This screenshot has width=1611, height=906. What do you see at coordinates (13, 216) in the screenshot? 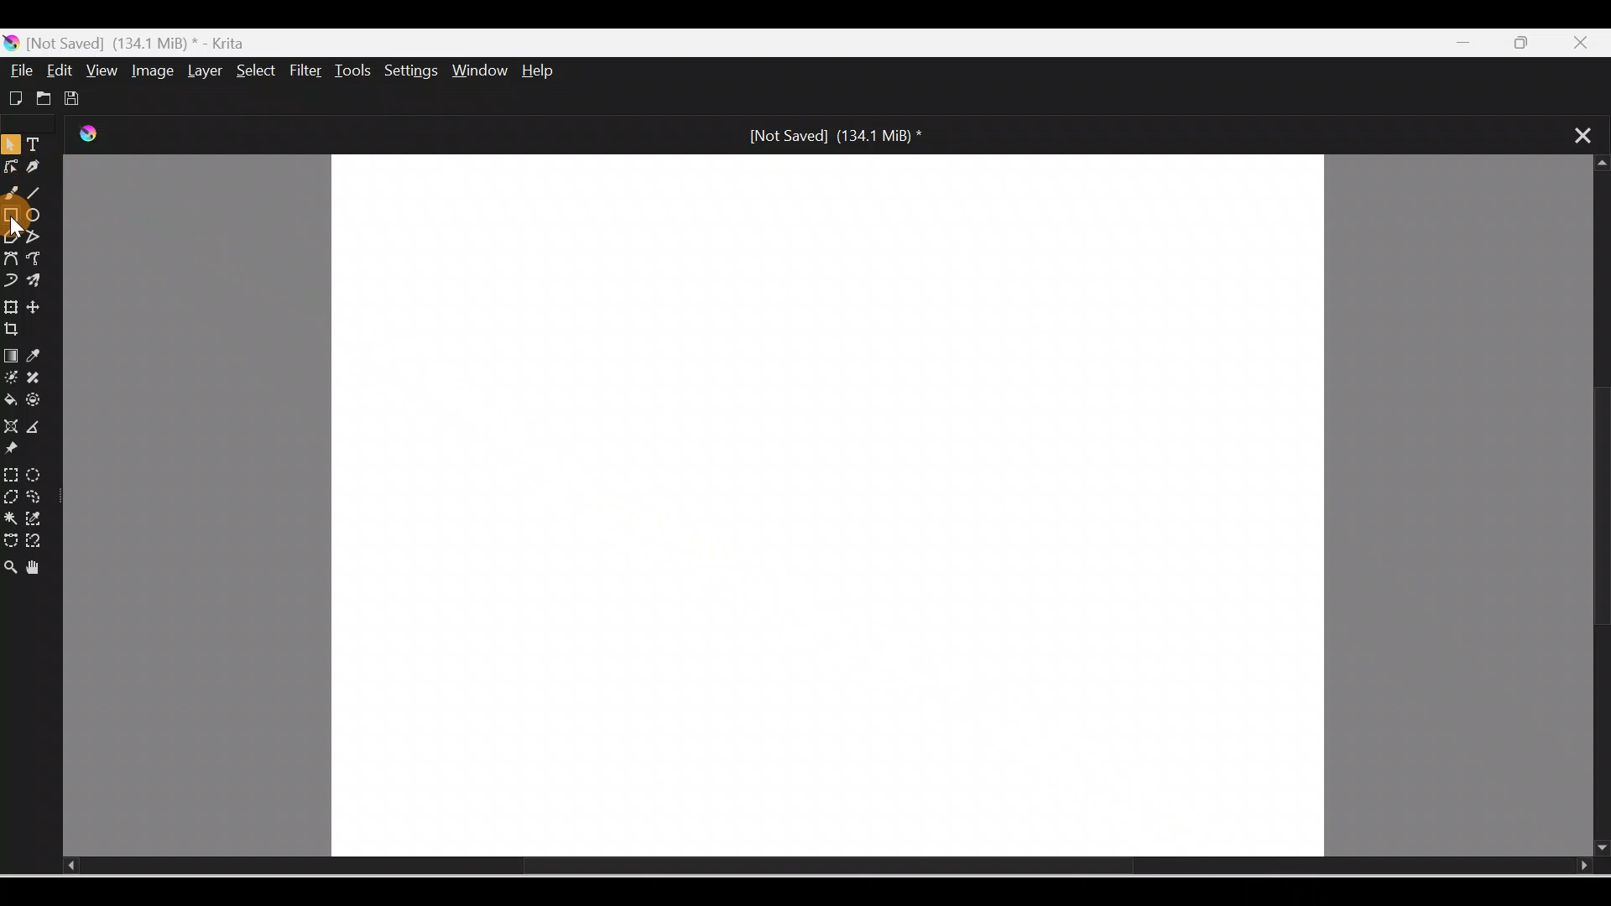
I see `Cursor on rectangle tool` at bounding box center [13, 216].